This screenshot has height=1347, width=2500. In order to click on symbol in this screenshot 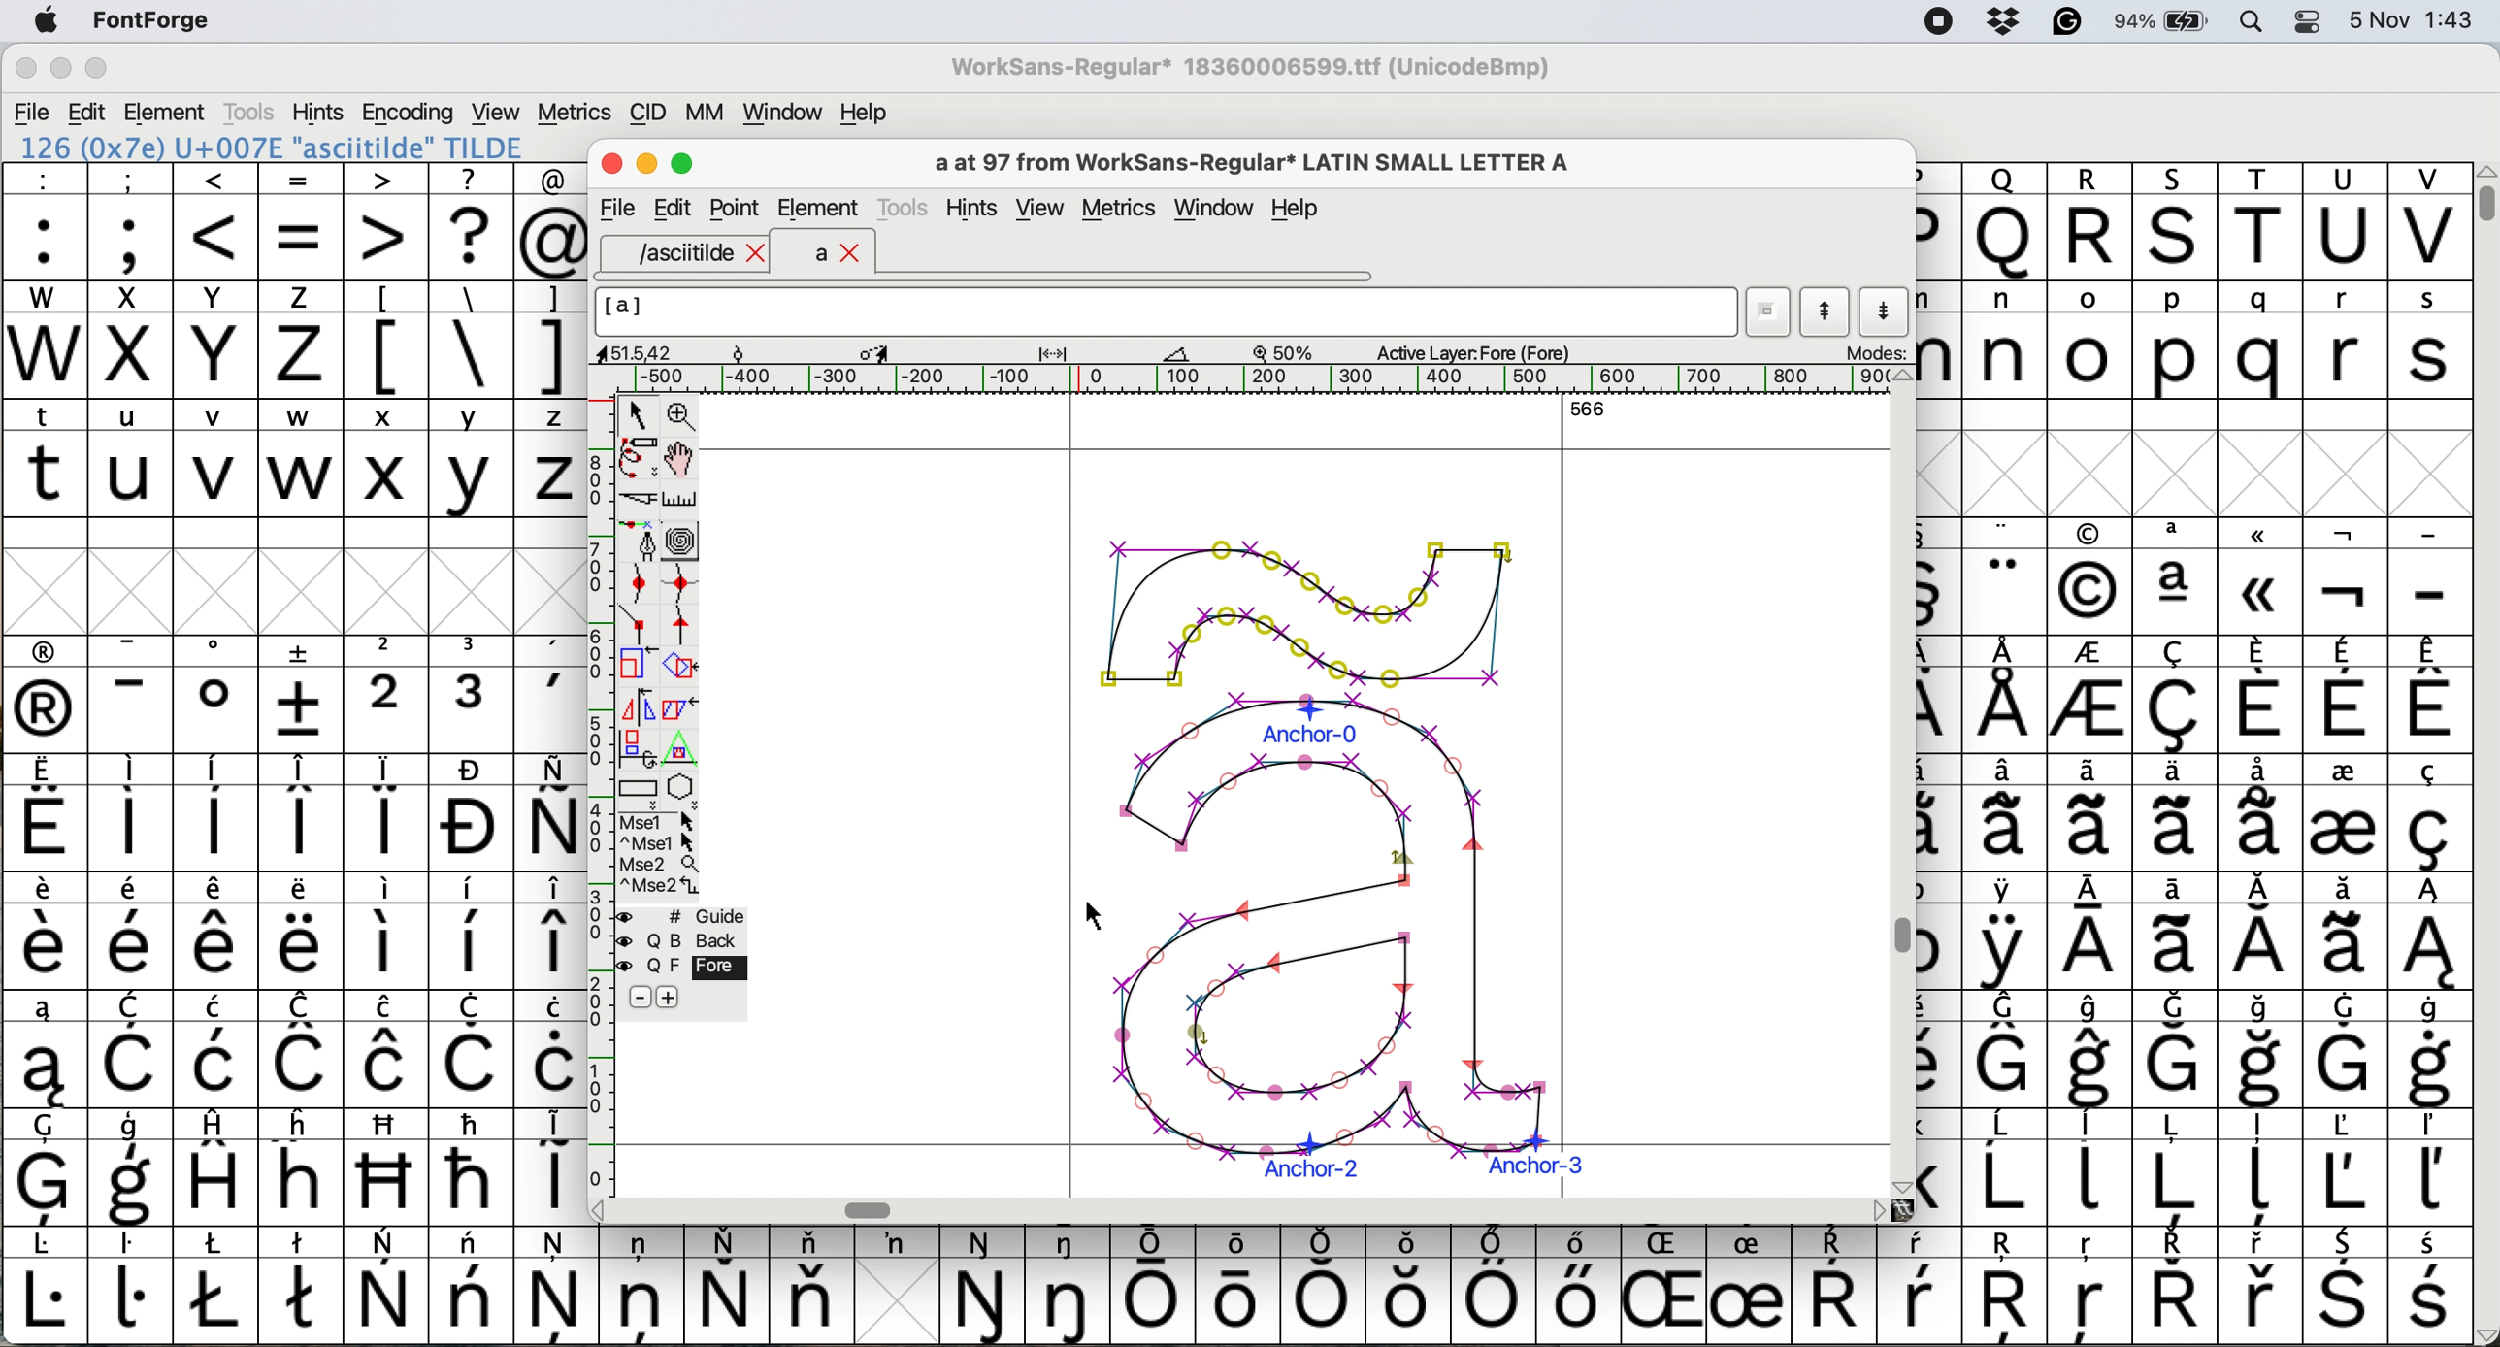, I will do `click(2089, 934)`.